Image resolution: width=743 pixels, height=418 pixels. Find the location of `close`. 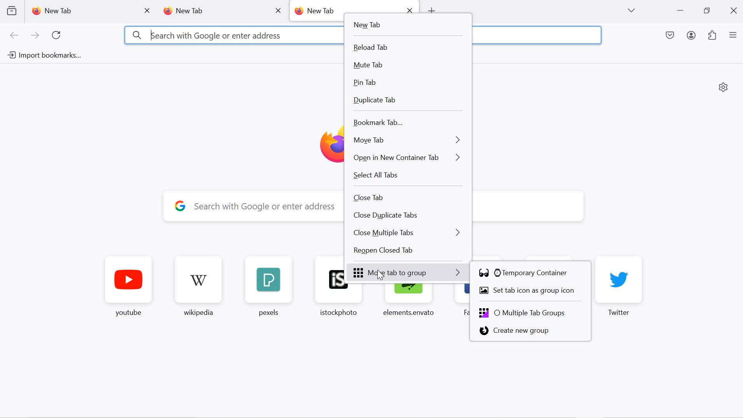

close is located at coordinates (410, 9).